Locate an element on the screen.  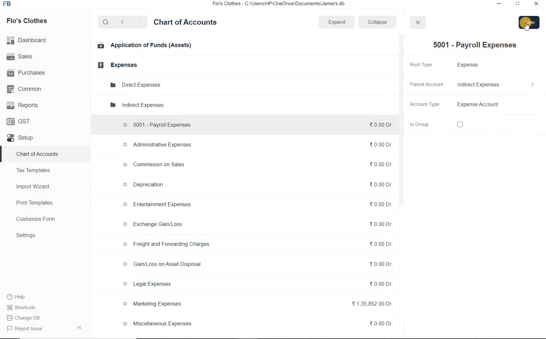
Indirect Expenses is located at coordinates (497, 85).